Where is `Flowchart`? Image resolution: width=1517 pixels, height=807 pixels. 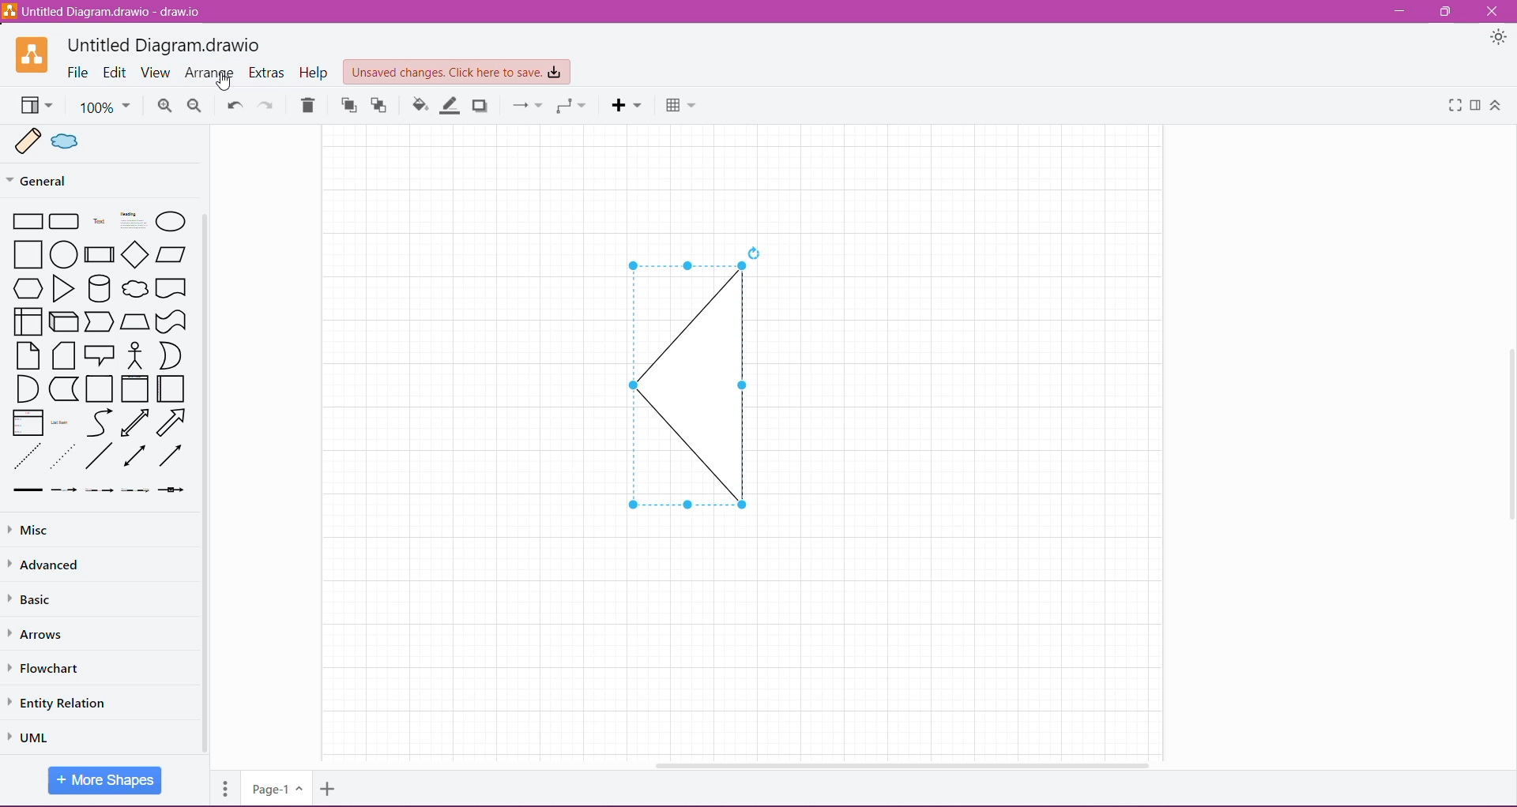
Flowchart is located at coordinates (45, 669).